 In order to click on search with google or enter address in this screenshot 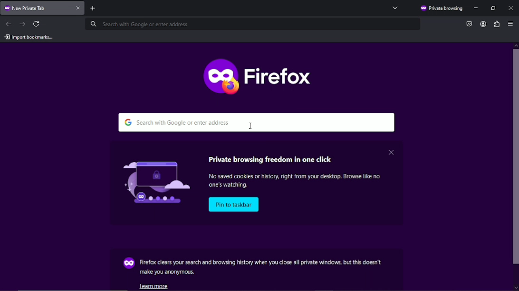, I will do `click(252, 25)`.